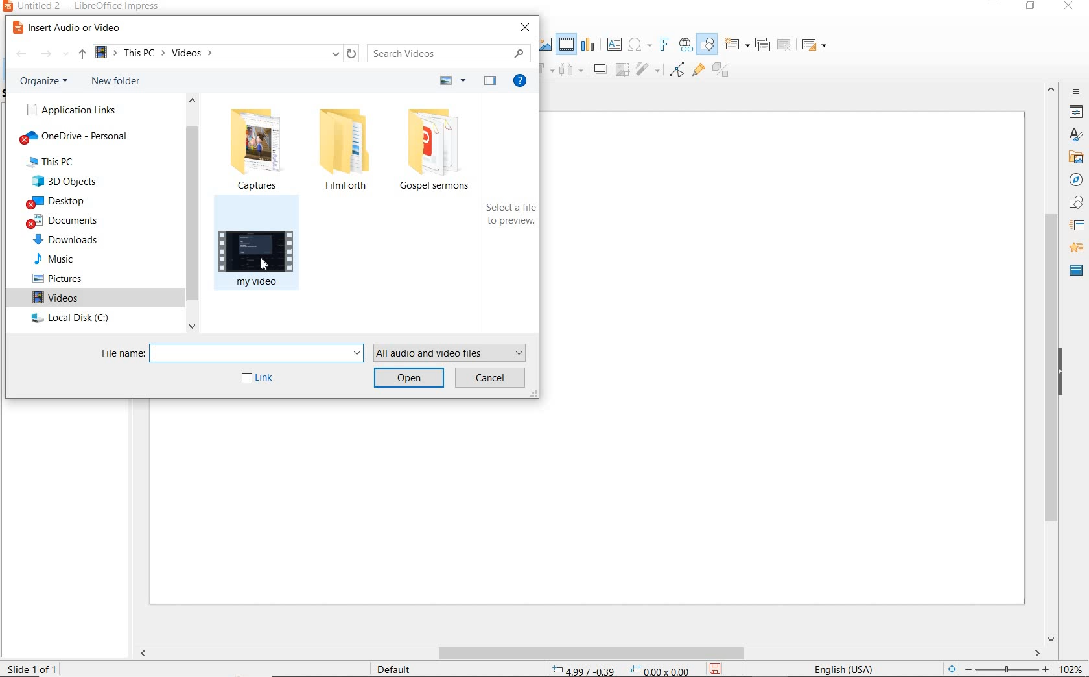 This screenshot has height=677, width=1089. I want to click on SIDEBAR SETTINGS, so click(1076, 92).